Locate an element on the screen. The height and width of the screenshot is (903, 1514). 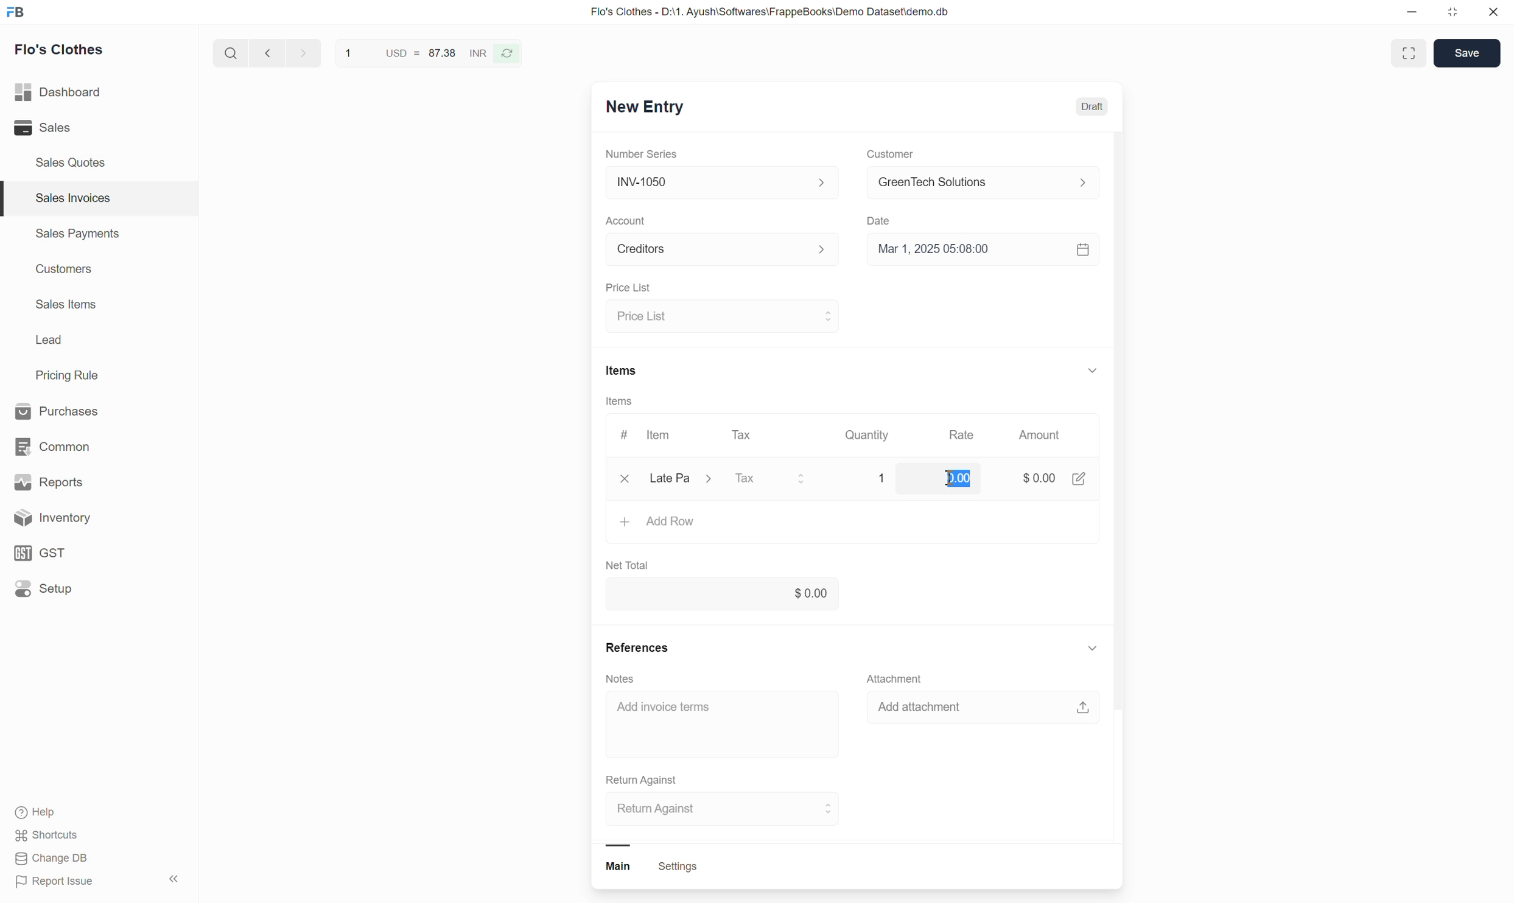
Sales  is located at coordinates (69, 128).